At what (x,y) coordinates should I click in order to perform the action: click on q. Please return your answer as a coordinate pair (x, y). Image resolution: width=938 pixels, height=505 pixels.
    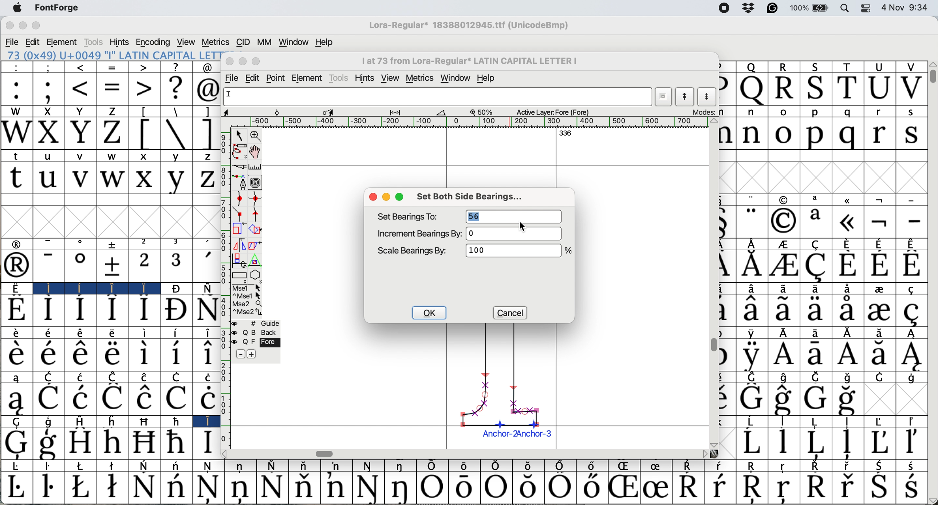
    Looking at the image, I should click on (847, 112).